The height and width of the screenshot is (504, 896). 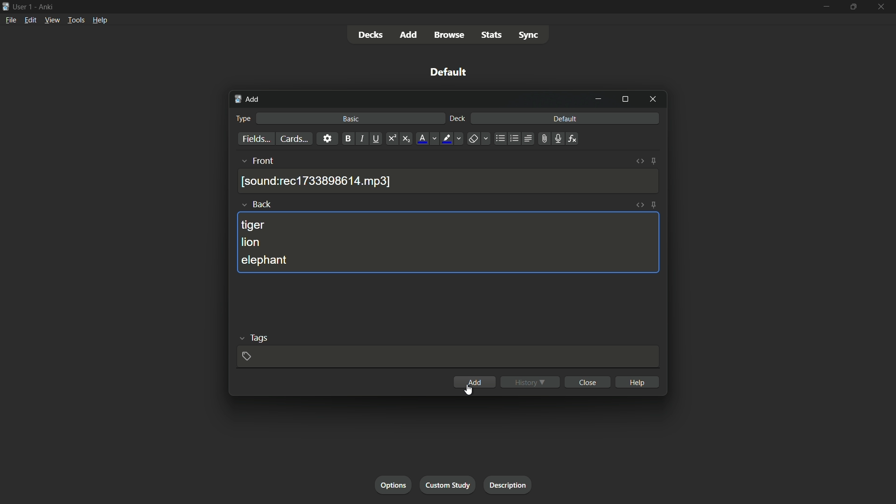 What do you see at coordinates (318, 181) in the screenshot?
I see `recording saved` at bounding box center [318, 181].